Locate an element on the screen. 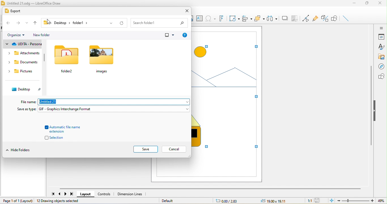 Image resolution: width=387 pixels, height=204 pixels. show draw functions is located at coordinates (335, 19).